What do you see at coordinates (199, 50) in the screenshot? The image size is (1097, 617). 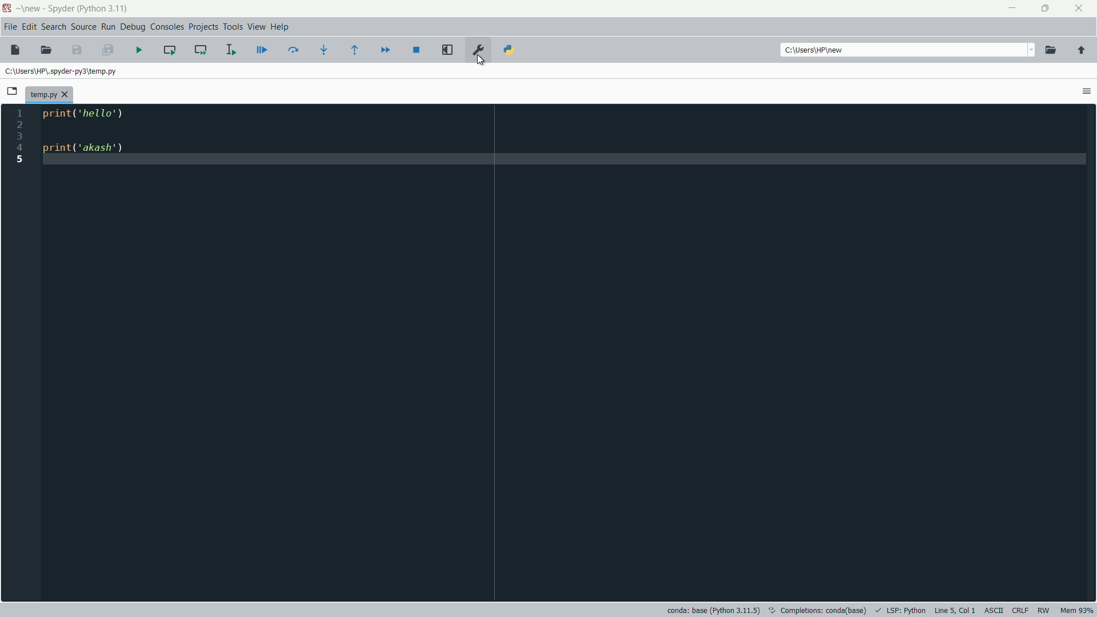 I see `run current cell and go to the next one` at bounding box center [199, 50].